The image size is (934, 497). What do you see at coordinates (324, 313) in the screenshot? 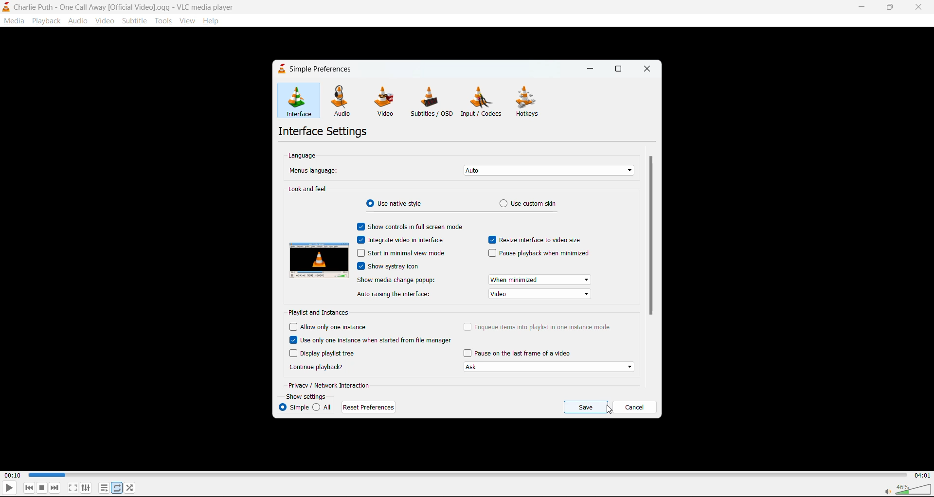
I see `playlist and instances` at bounding box center [324, 313].